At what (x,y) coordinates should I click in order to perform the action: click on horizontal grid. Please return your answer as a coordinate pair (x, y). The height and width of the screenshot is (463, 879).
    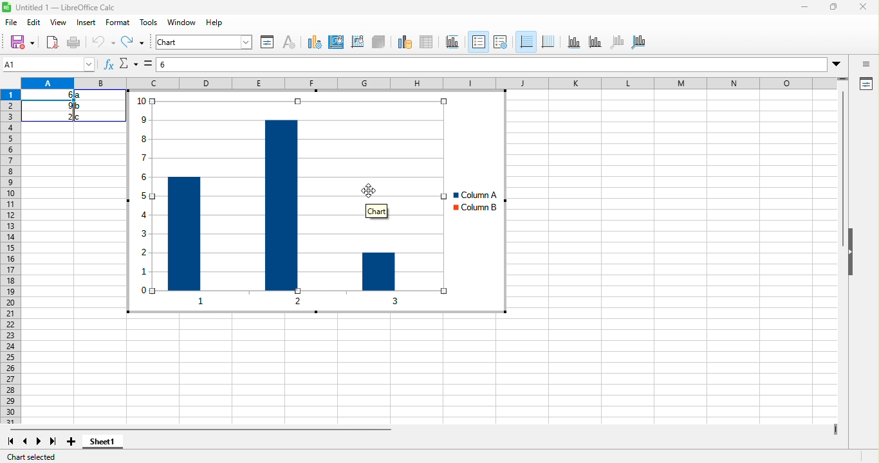
    Looking at the image, I should click on (526, 40).